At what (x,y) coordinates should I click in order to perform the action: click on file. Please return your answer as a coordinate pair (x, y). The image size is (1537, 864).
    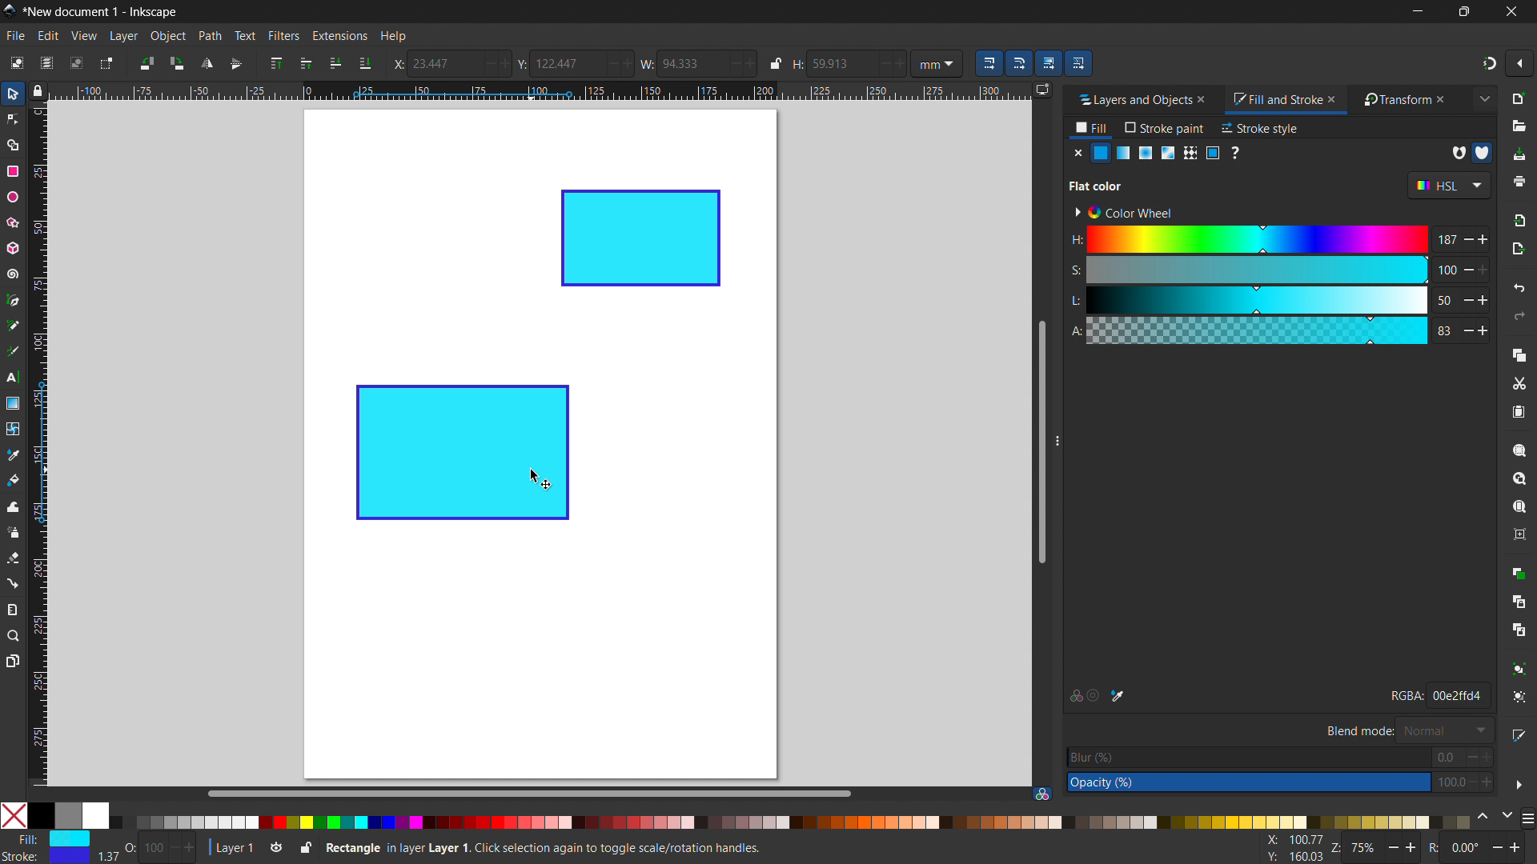
    Looking at the image, I should click on (16, 36).